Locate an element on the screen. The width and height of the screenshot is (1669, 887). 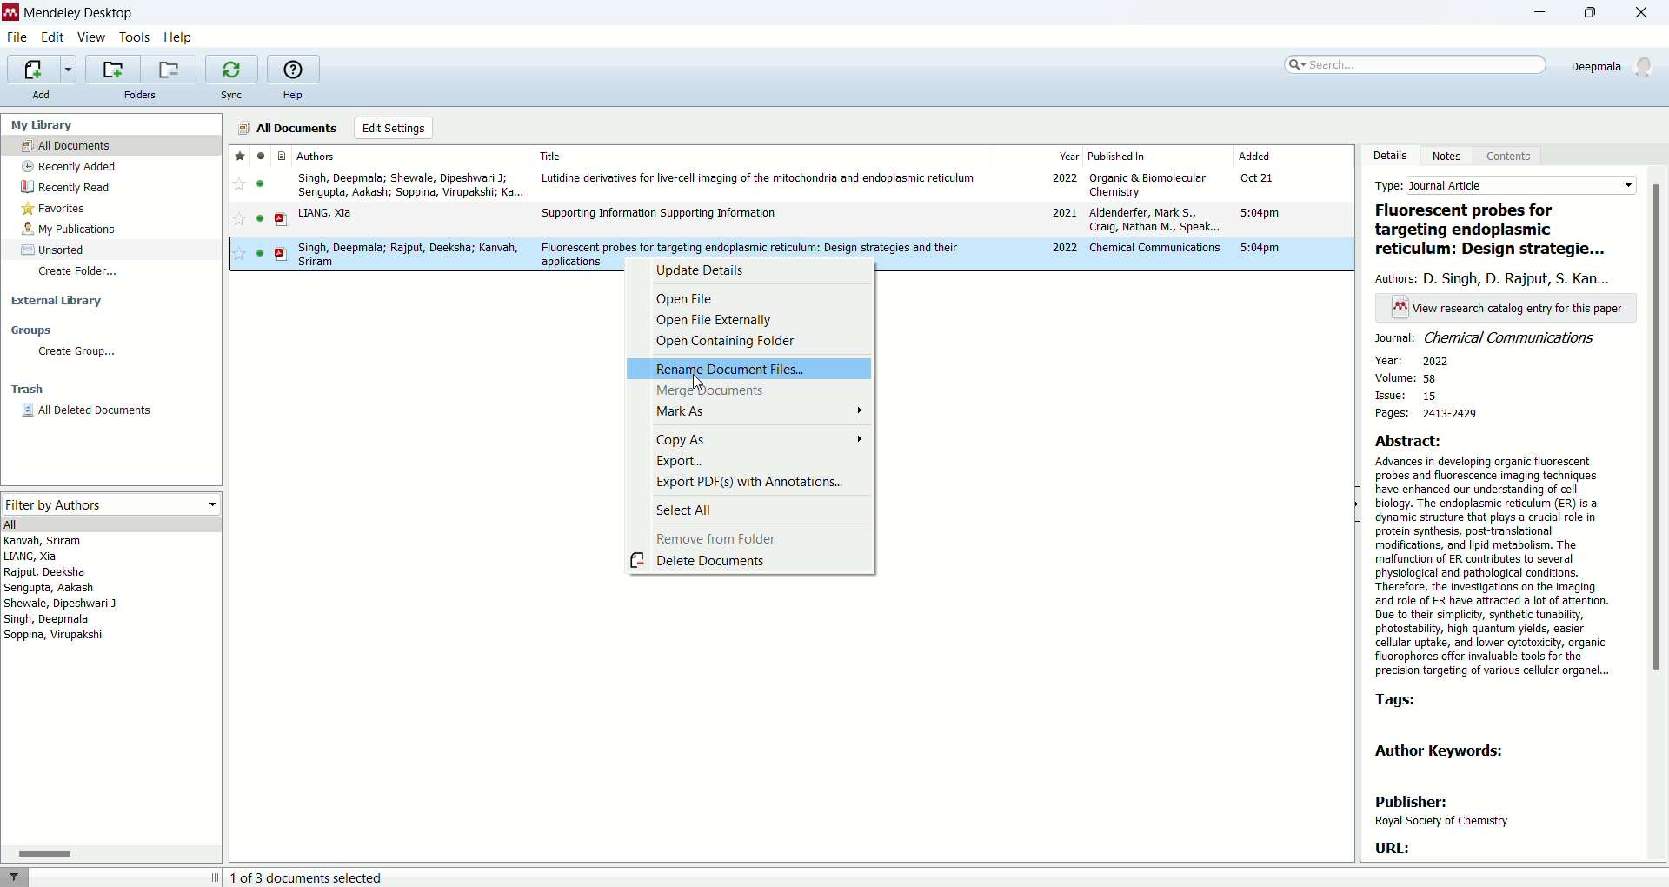
all deleted documents is located at coordinates (87, 410).